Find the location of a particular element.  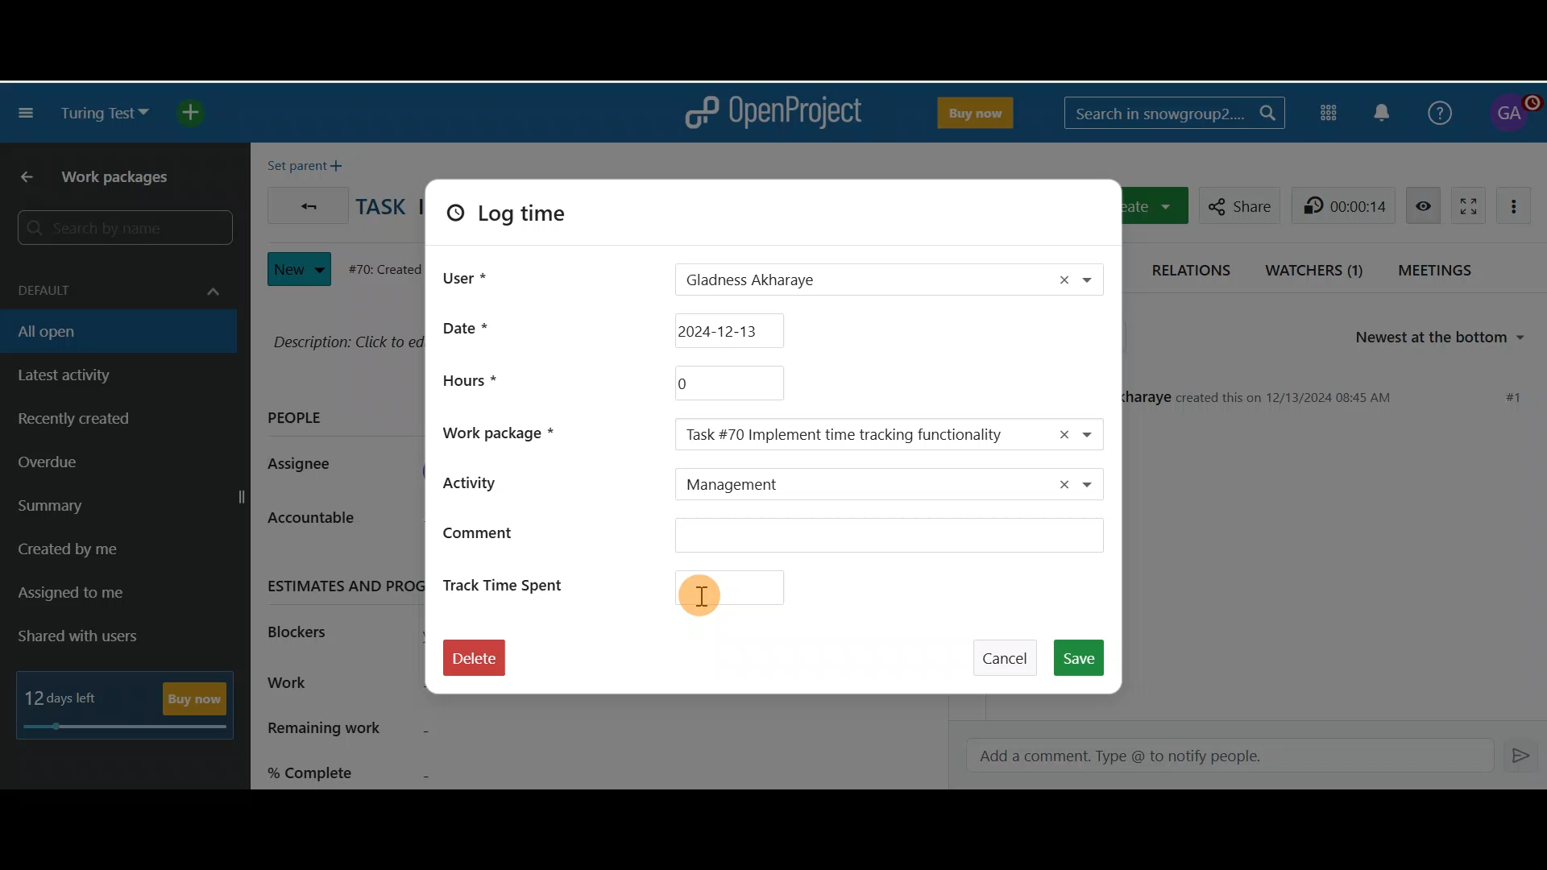

Gladness Akharaye is located at coordinates (837, 281).